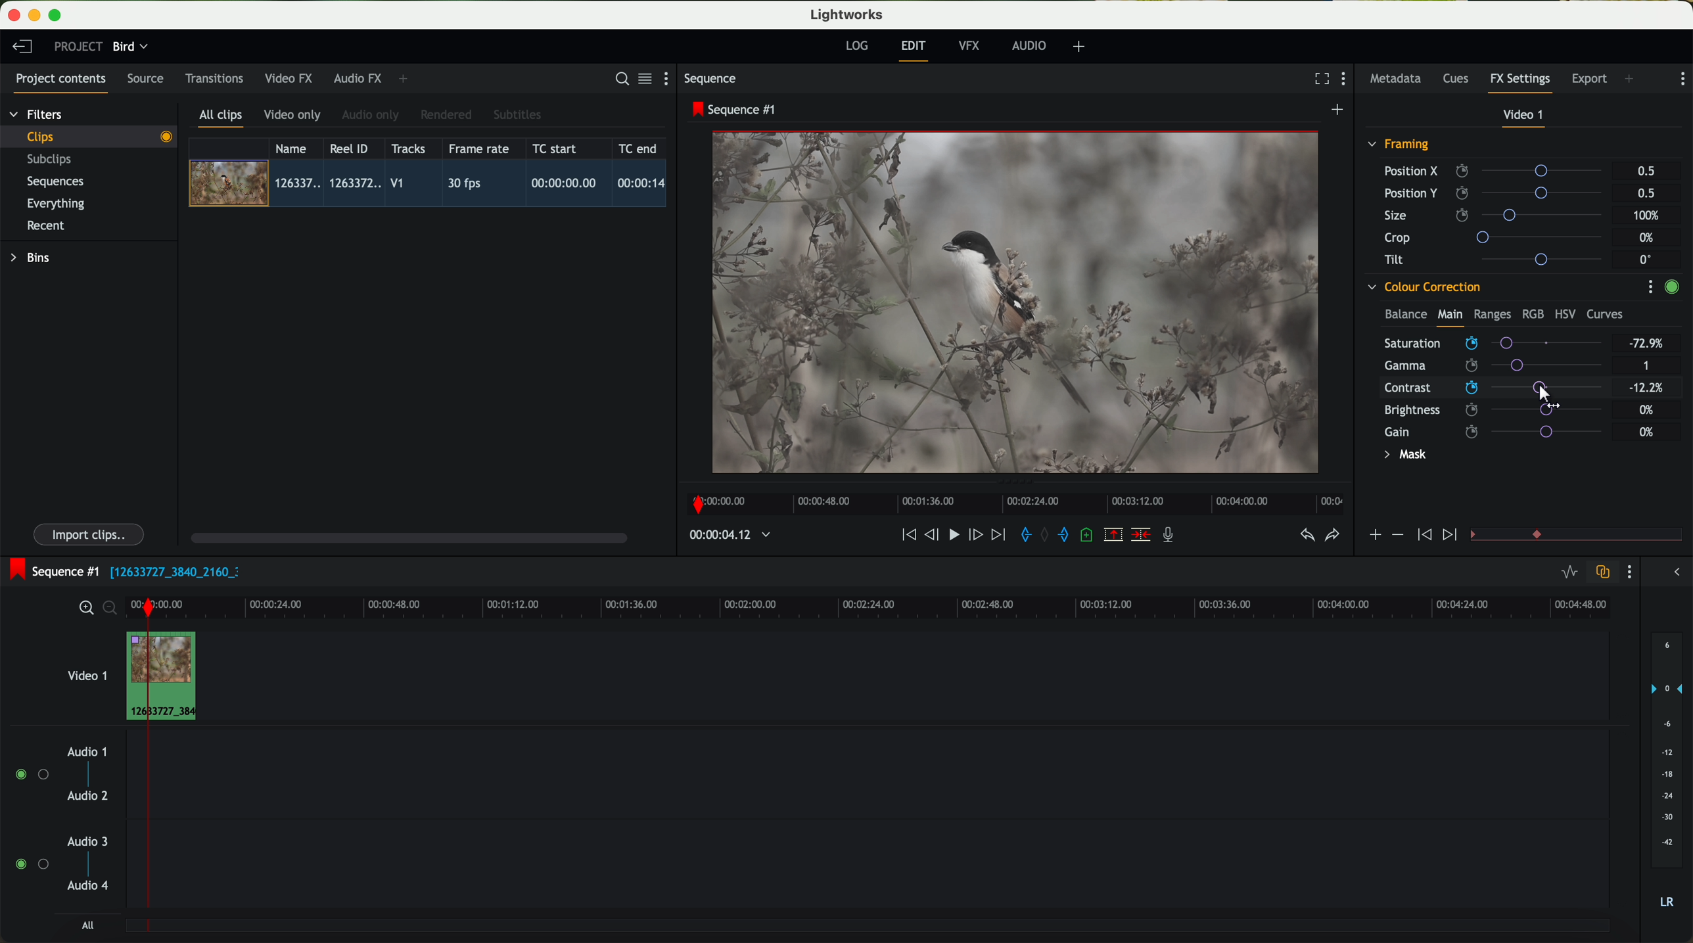  I want to click on create a new sequence, so click(1339, 110).